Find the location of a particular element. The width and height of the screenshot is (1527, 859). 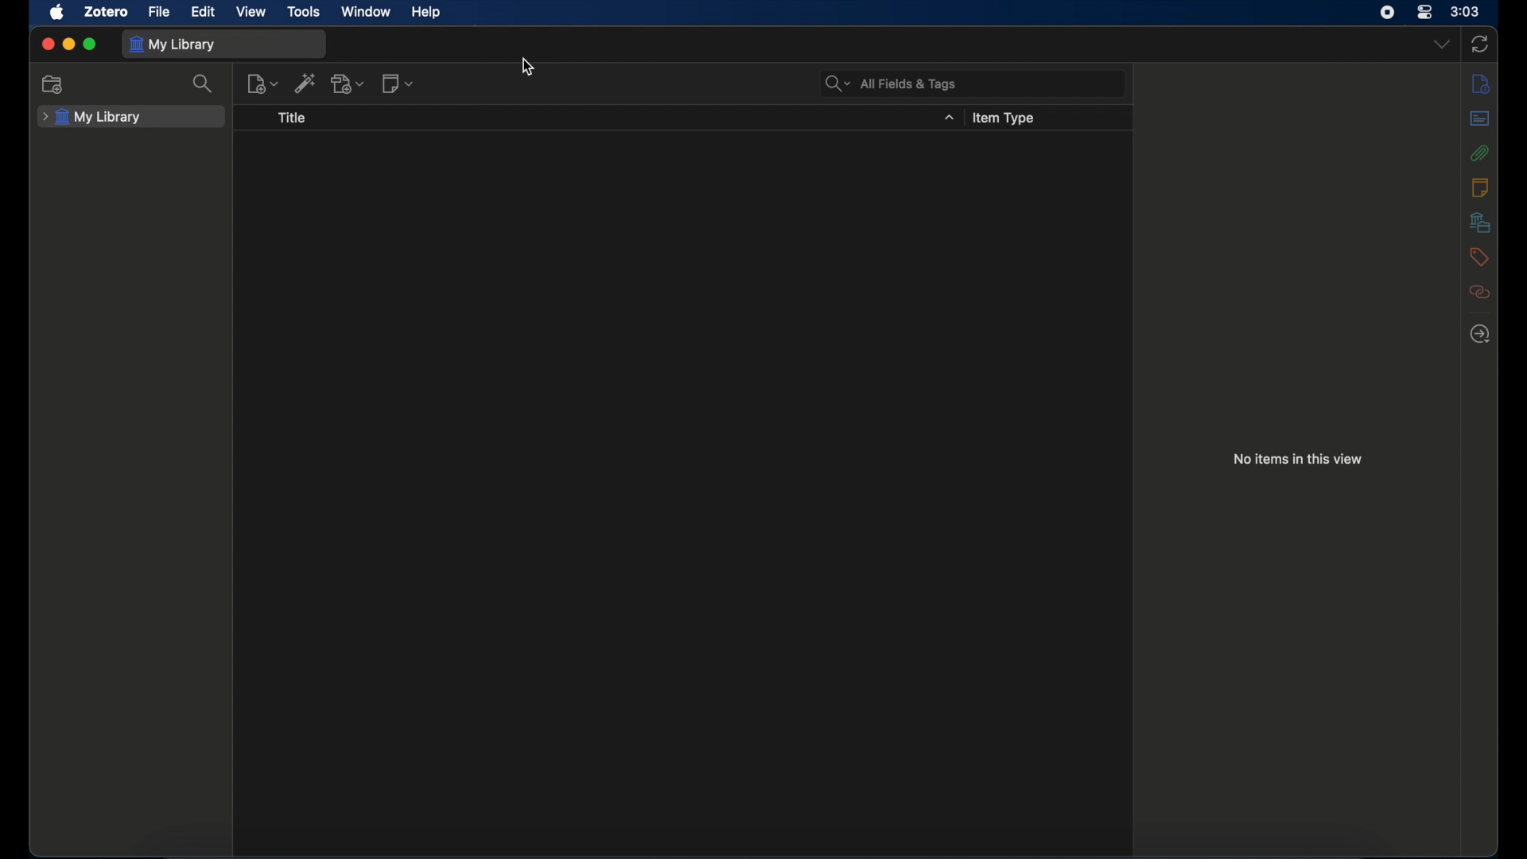

dropdown is located at coordinates (950, 118).